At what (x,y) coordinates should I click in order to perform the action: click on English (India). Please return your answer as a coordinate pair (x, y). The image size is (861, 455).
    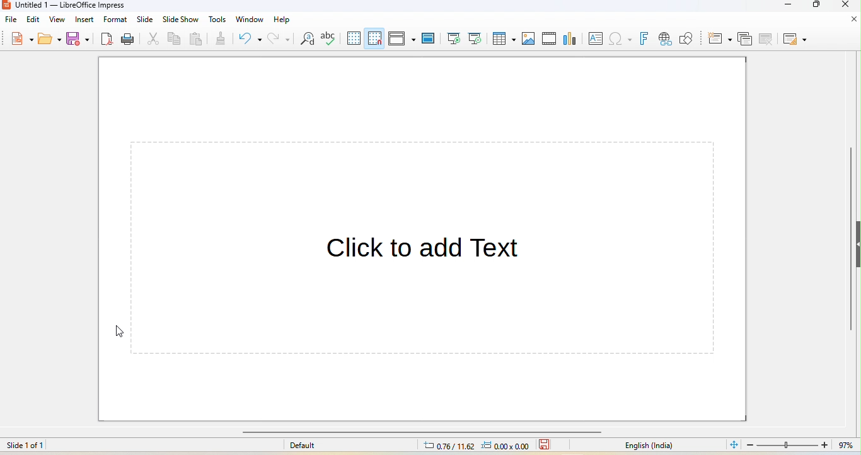
    Looking at the image, I should click on (649, 446).